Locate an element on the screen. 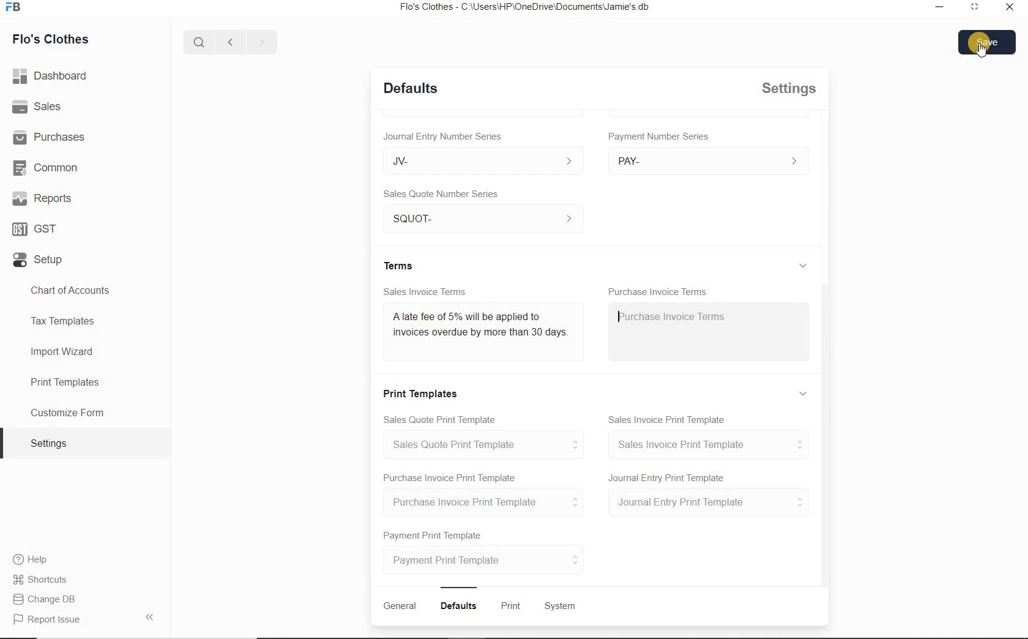  Sales Quote Print Template is located at coordinates (488, 444).